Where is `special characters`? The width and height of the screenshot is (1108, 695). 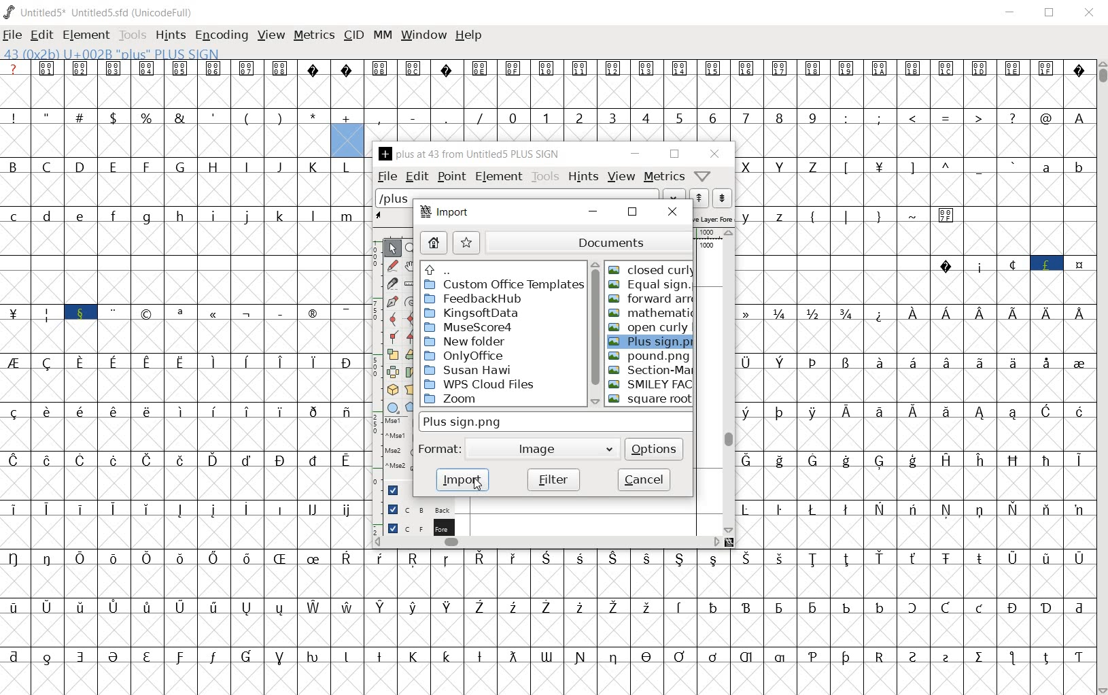
special characters is located at coordinates (235, 330).